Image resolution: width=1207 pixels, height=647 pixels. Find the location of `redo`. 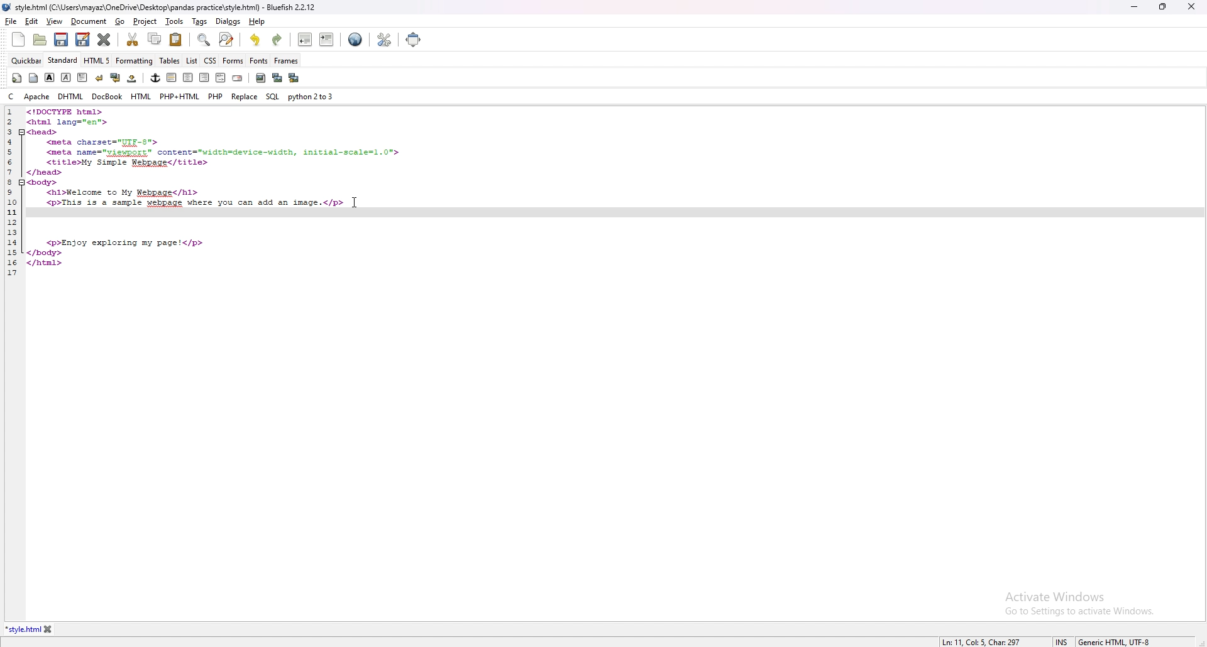

redo is located at coordinates (278, 41).